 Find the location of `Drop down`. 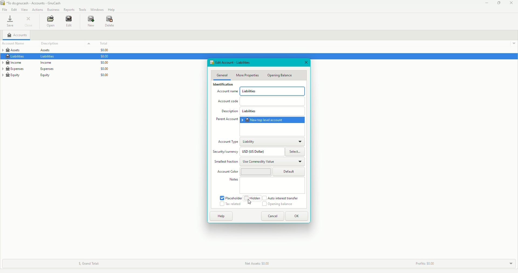

Drop down is located at coordinates (88, 43).